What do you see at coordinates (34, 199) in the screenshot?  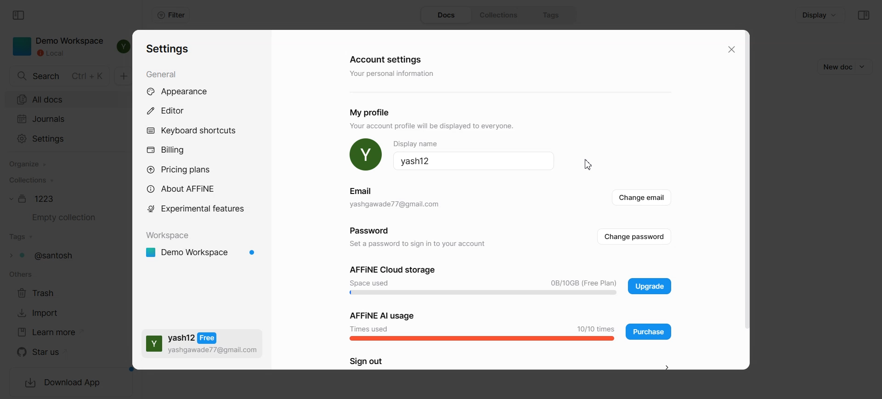 I see `Document` at bounding box center [34, 199].